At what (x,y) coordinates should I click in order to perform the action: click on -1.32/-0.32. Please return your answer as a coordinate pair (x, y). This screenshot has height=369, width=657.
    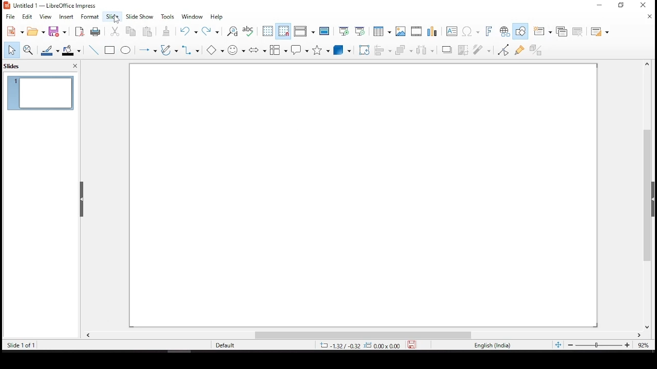
    Looking at the image, I should click on (339, 345).